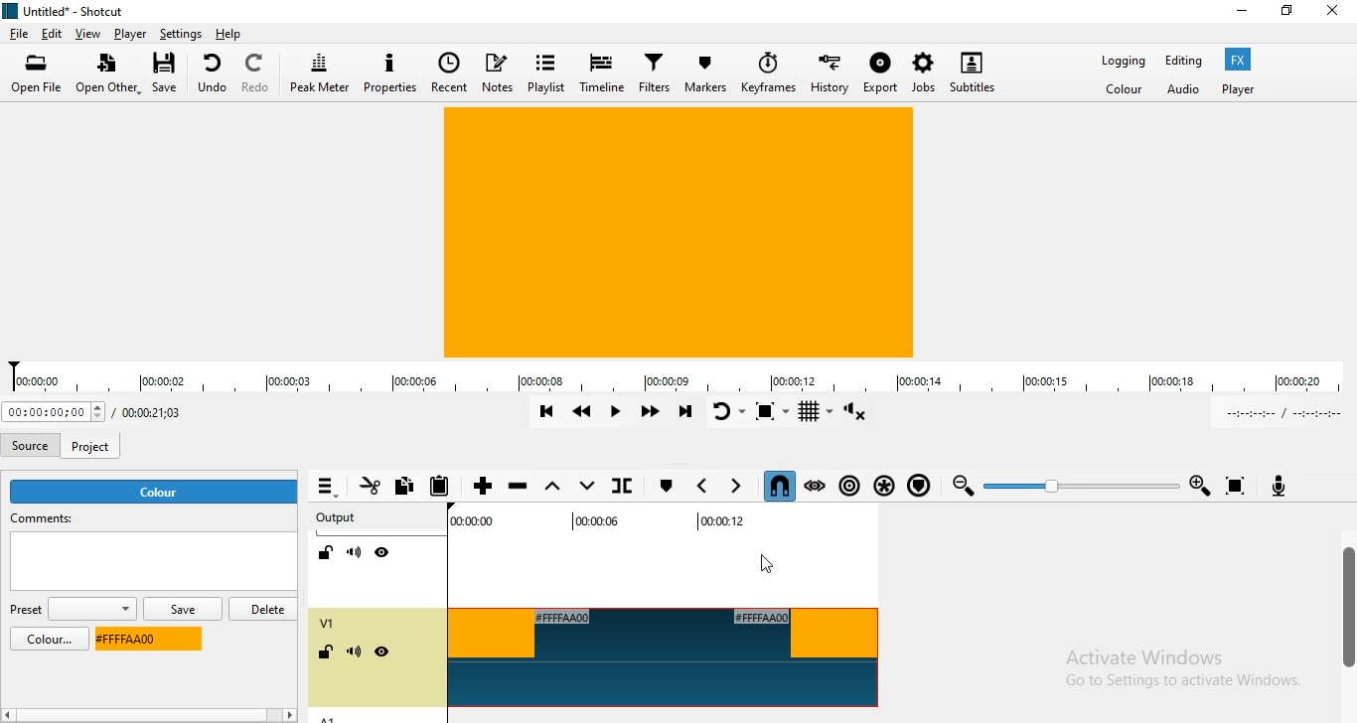 The width and height of the screenshot is (1357, 723). I want to click on History, so click(831, 73).